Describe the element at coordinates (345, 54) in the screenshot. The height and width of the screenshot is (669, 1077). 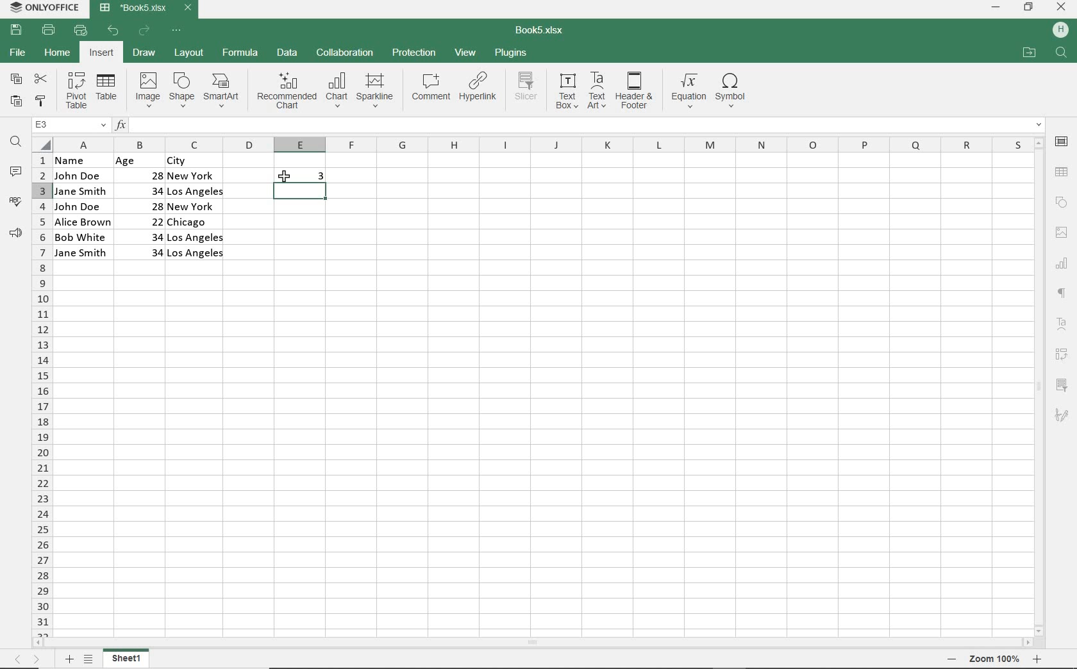
I see `COLLABORATION` at that location.